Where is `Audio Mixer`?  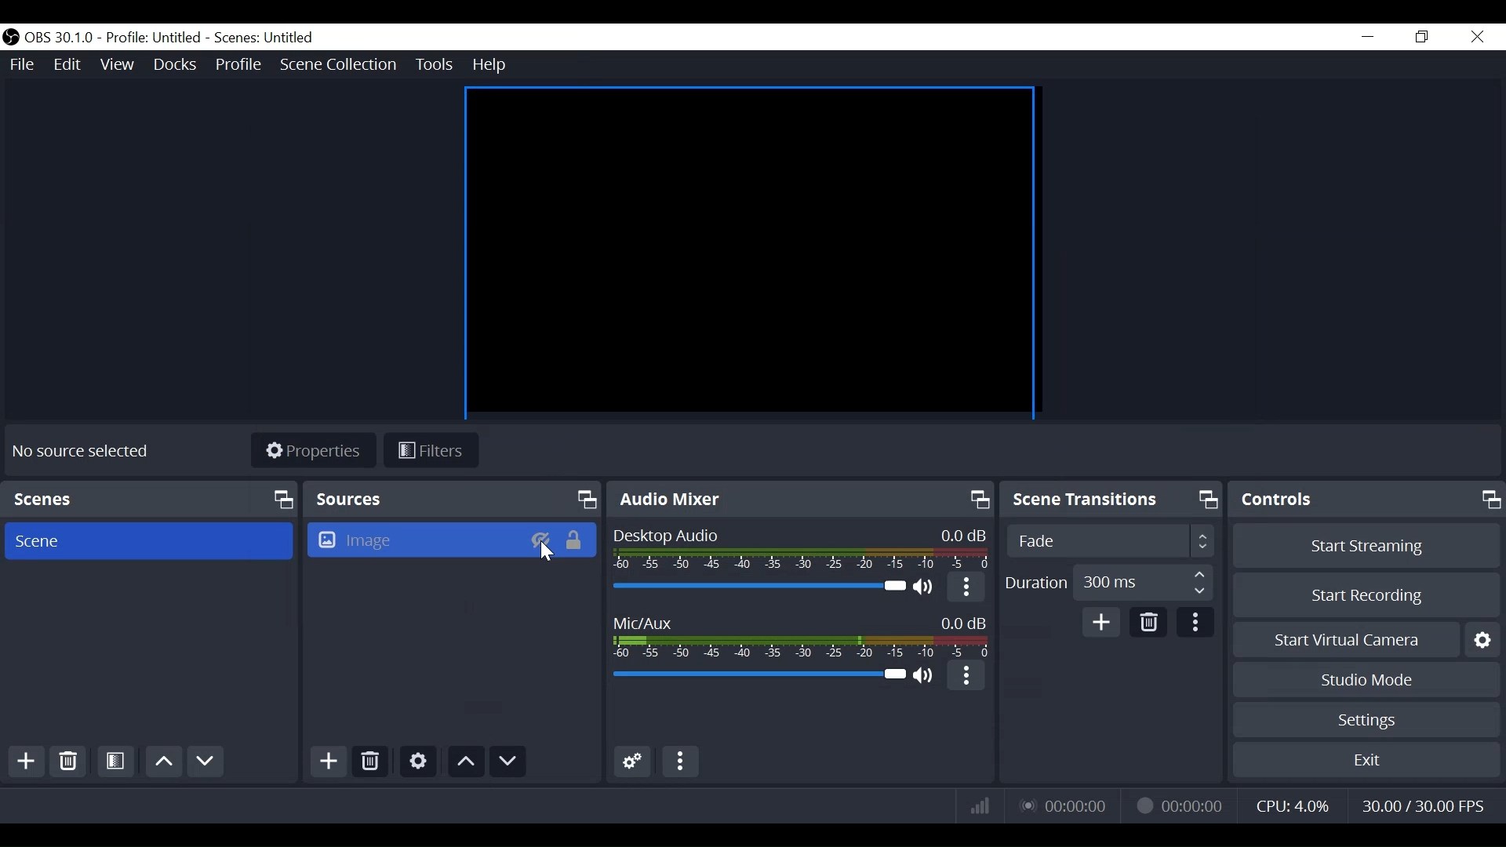 Audio Mixer is located at coordinates (798, 500).